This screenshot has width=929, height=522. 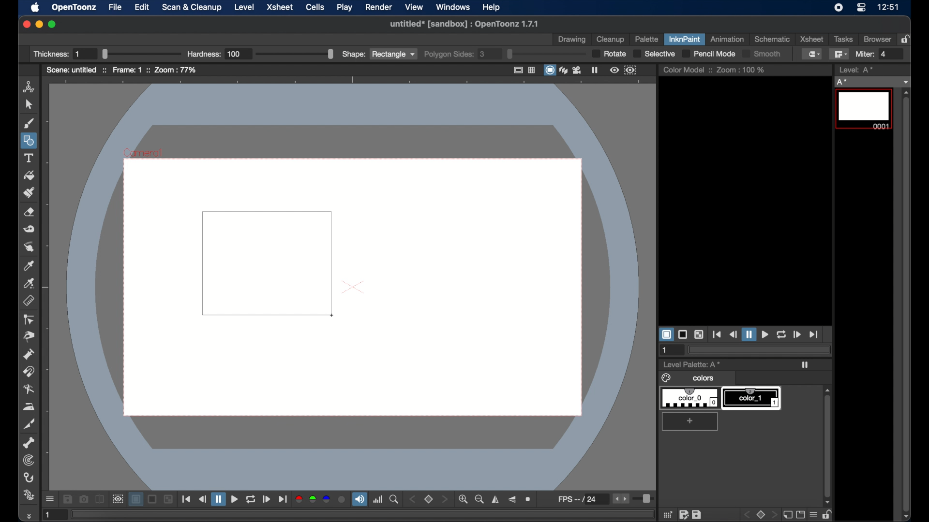 I want to click on play icon, so click(x=805, y=365).